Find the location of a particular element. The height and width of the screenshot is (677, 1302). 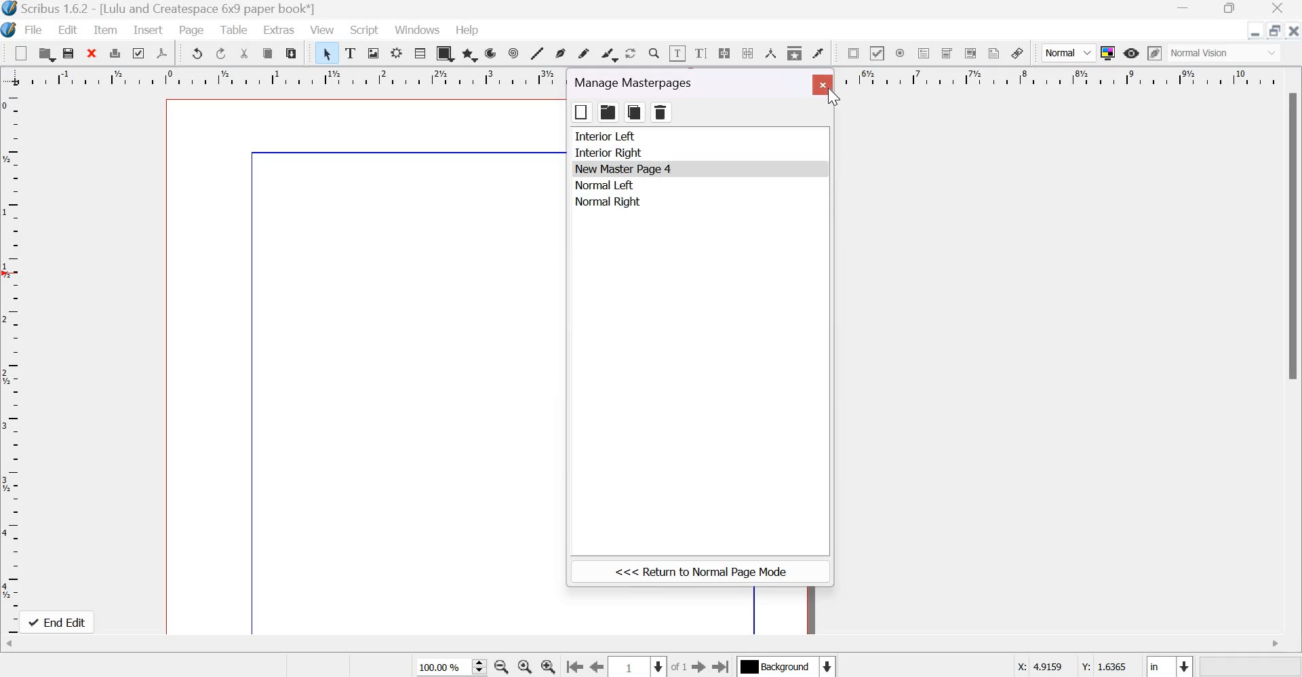

undo is located at coordinates (197, 52).